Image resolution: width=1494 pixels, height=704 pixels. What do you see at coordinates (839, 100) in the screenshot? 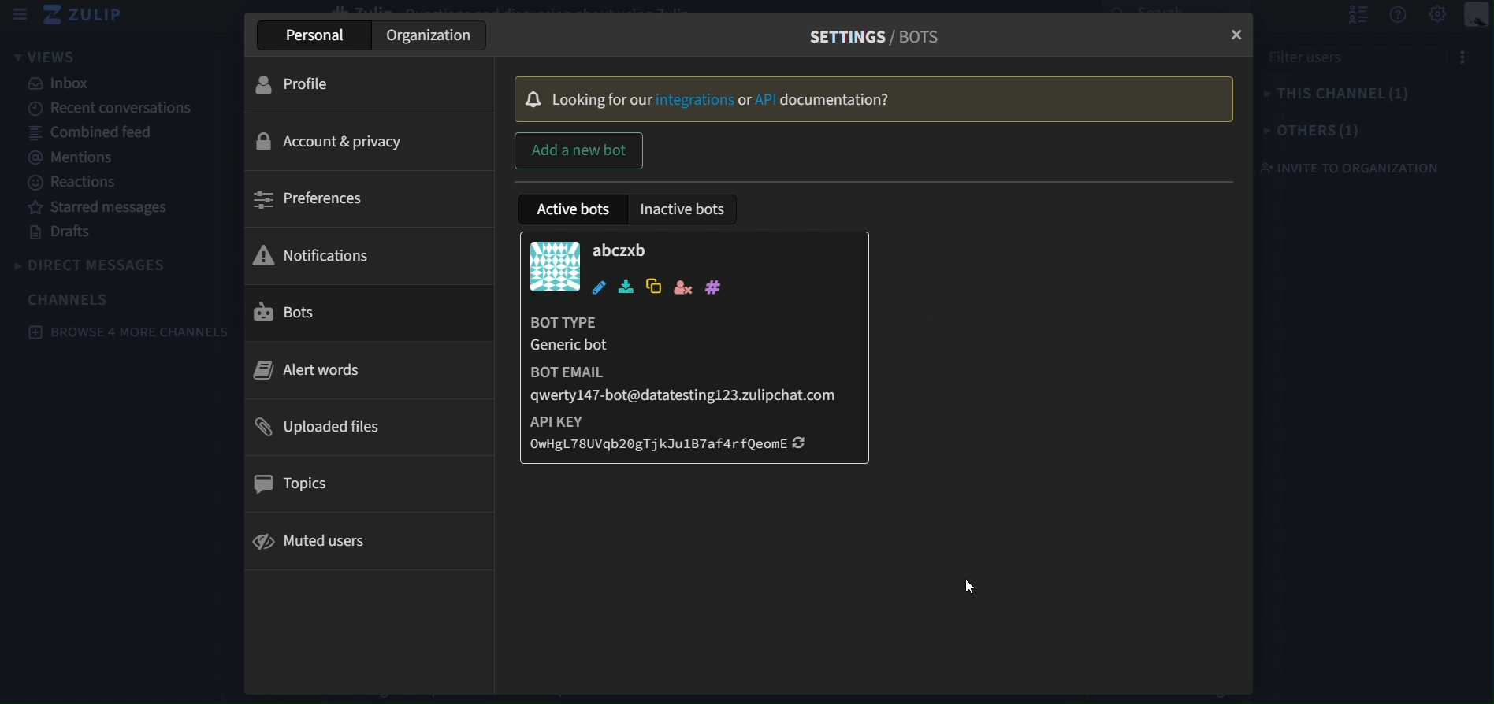
I see `document?` at bounding box center [839, 100].